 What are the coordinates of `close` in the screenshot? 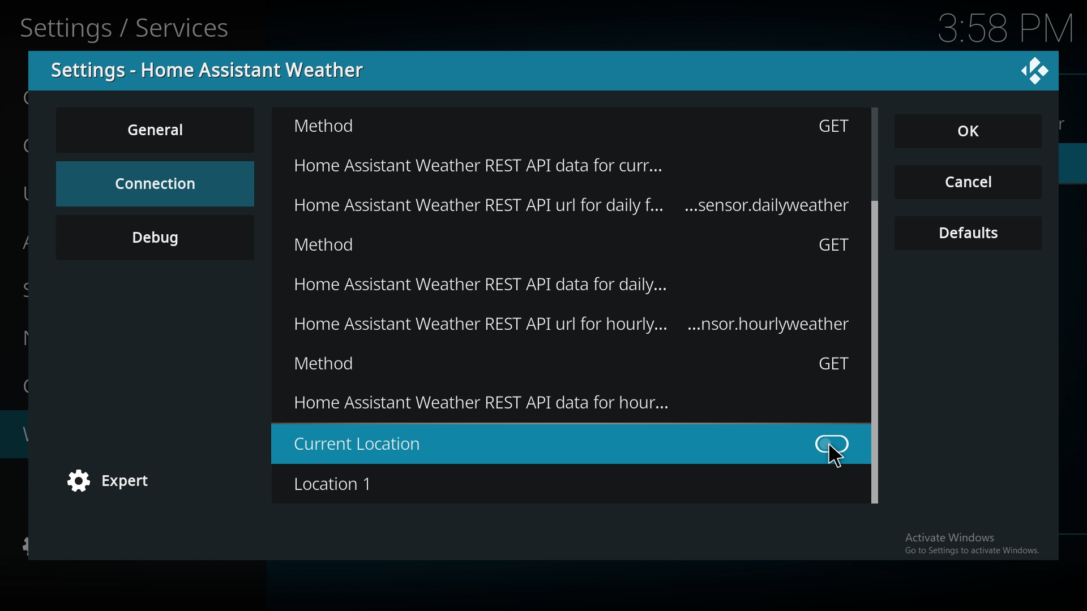 It's located at (1035, 70).